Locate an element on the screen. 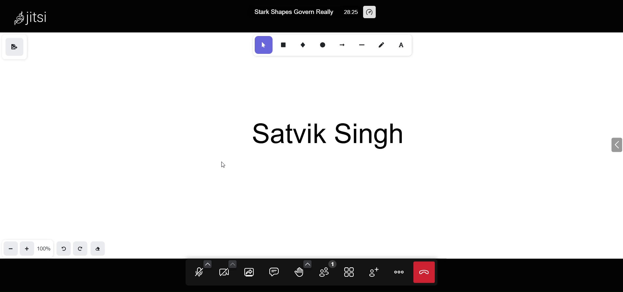  invite people is located at coordinates (374, 272).